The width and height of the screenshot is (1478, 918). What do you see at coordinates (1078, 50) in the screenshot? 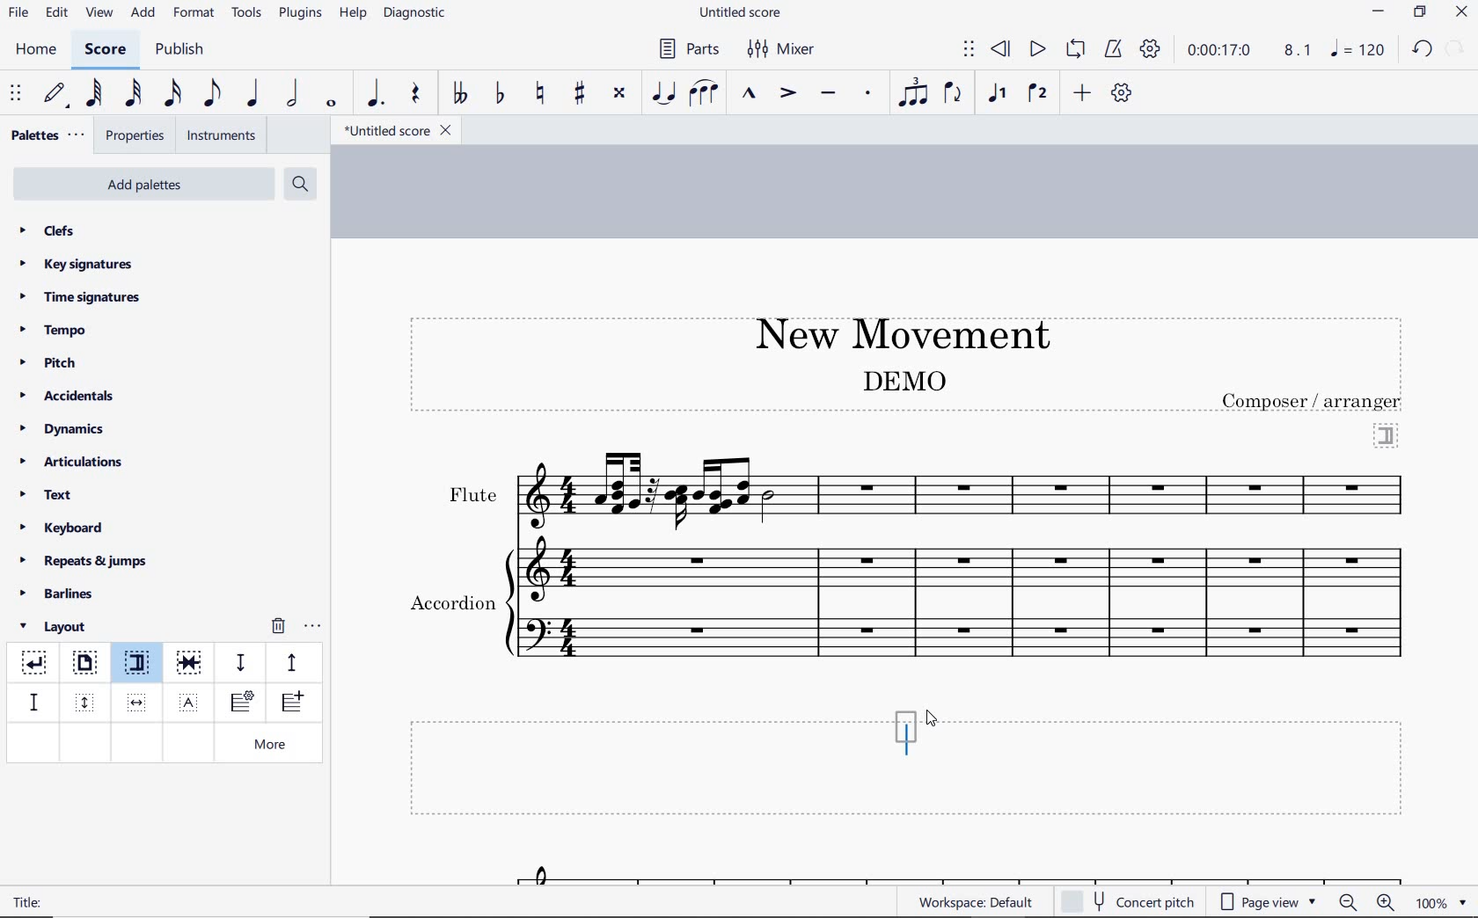
I see `loop playback` at bounding box center [1078, 50].